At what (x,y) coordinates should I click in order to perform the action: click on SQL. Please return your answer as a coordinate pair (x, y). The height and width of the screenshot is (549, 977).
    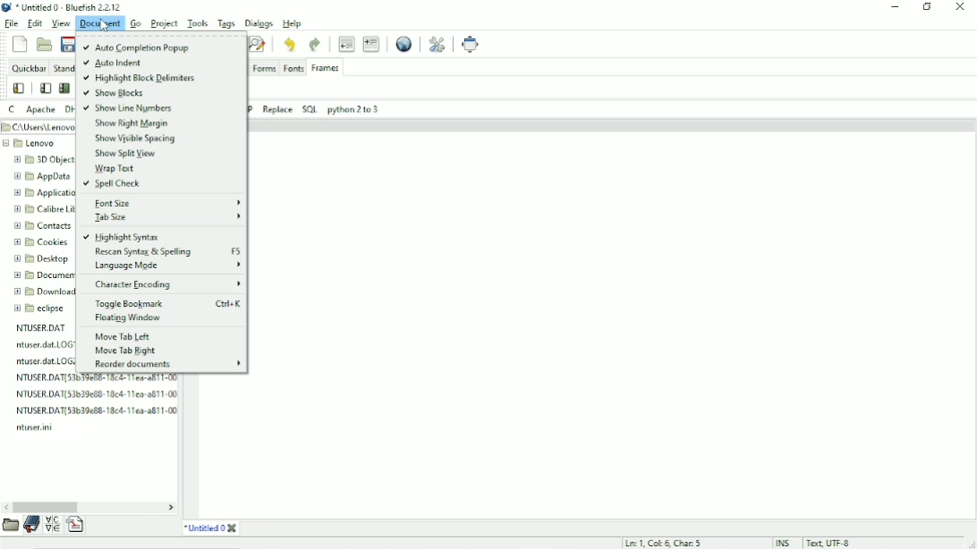
    Looking at the image, I should click on (309, 107).